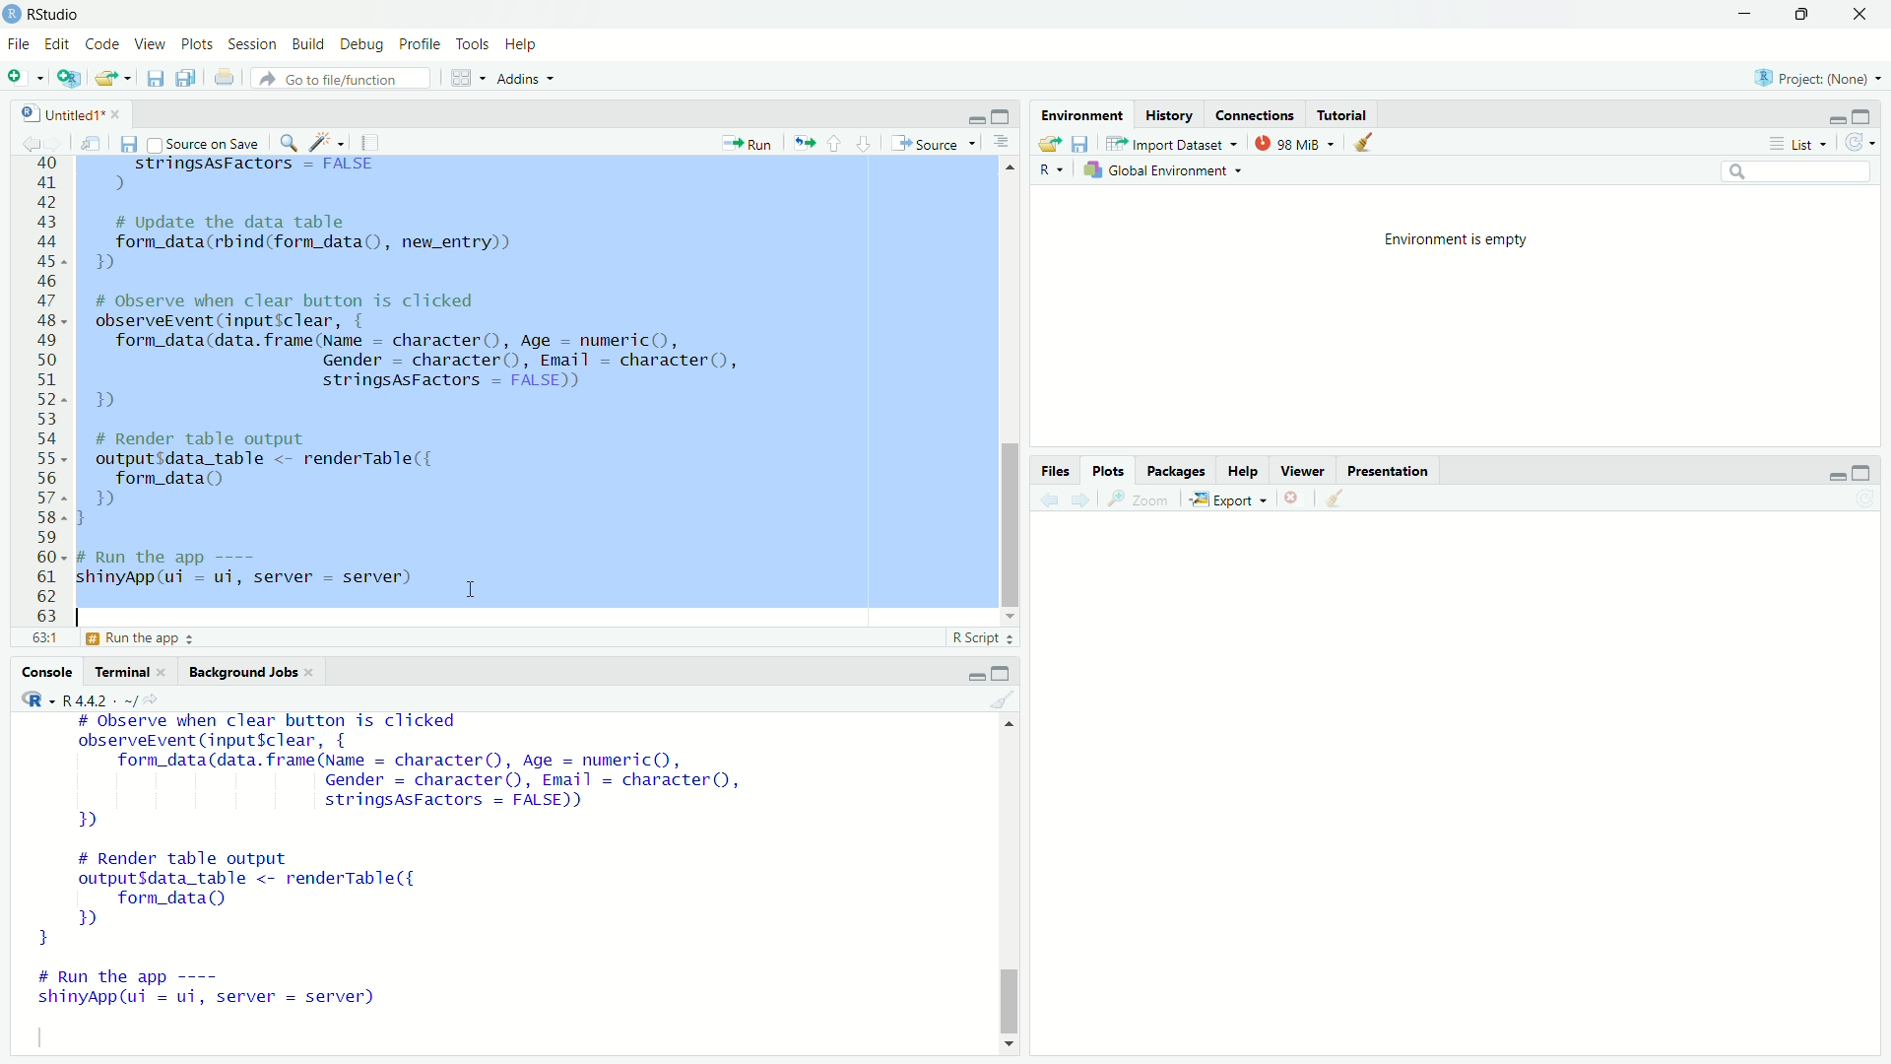 This screenshot has height=1064, width=1891. I want to click on console, so click(44, 672).